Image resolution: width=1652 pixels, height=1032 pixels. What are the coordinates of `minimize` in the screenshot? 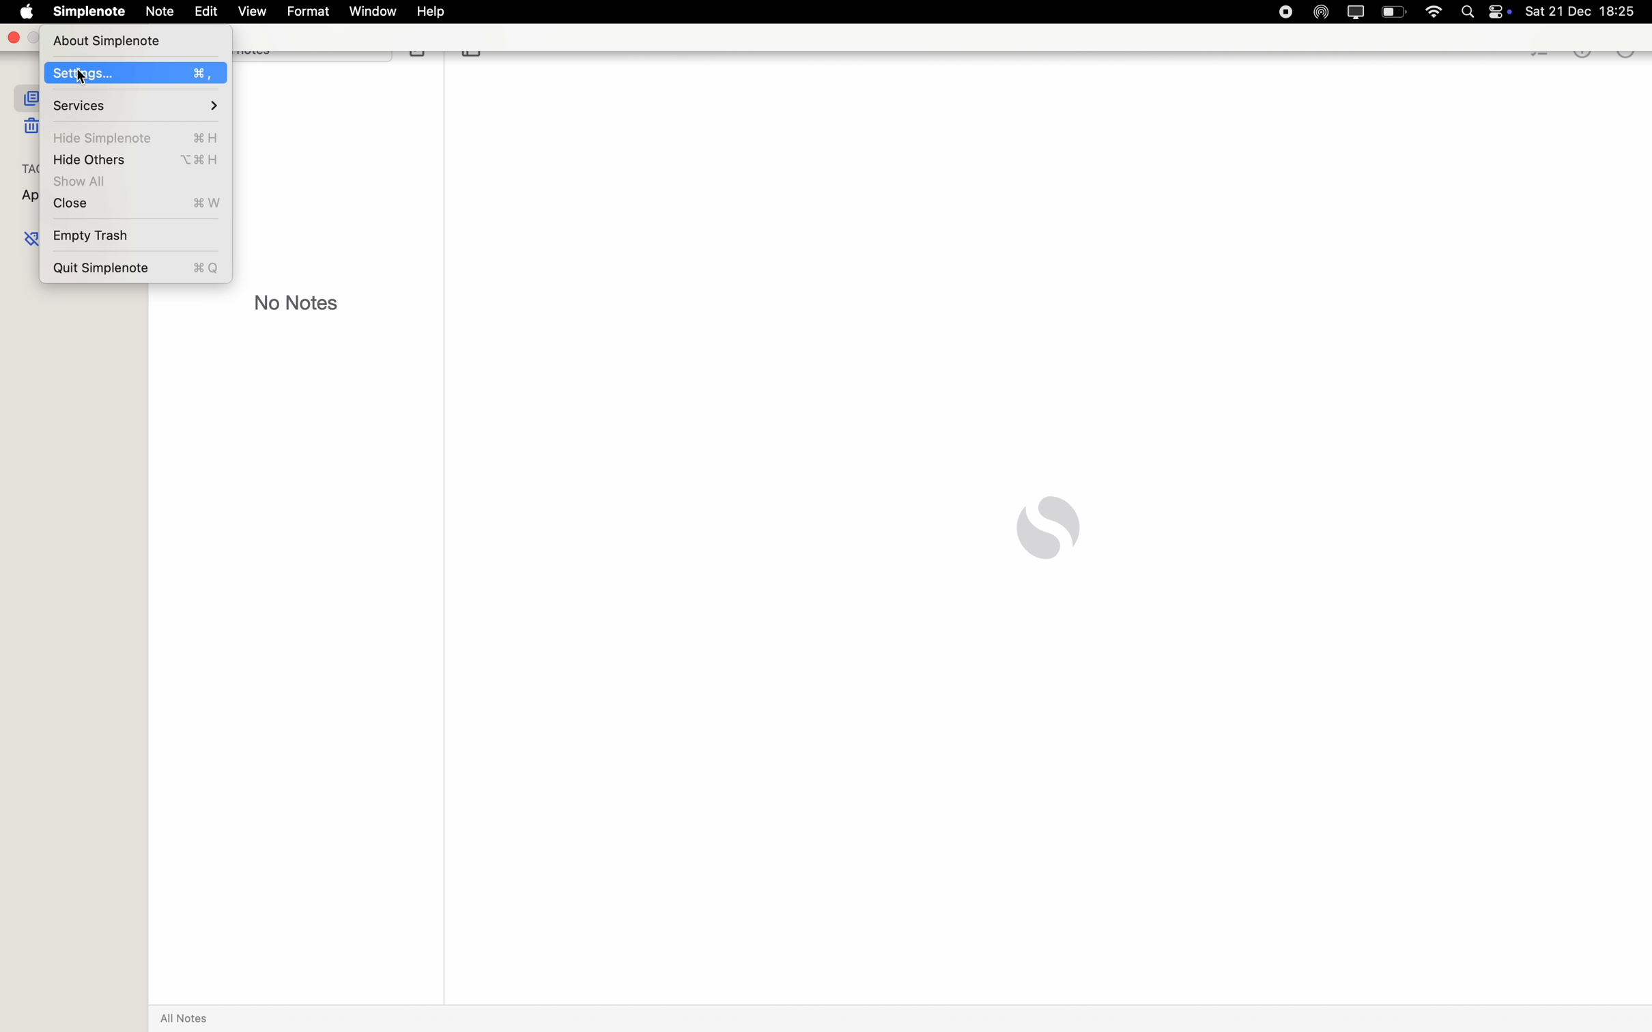 It's located at (36, 38).